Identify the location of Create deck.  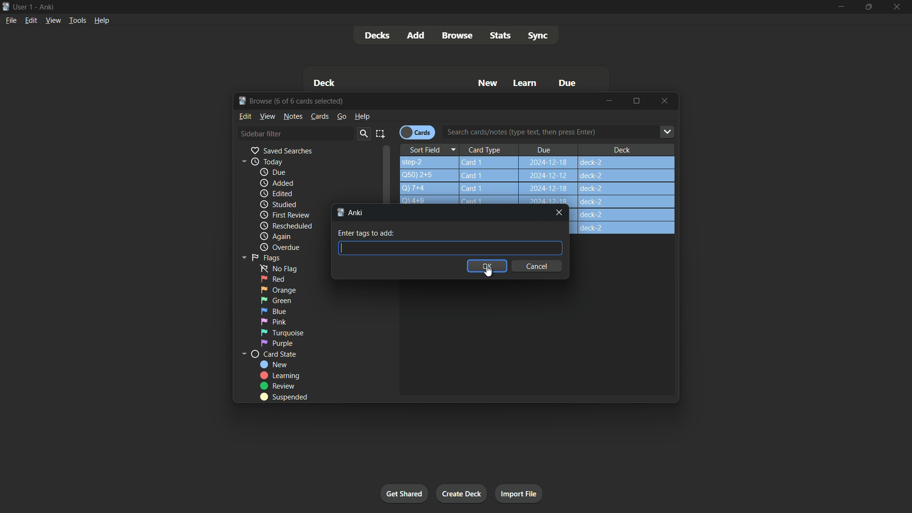
(462, 493).